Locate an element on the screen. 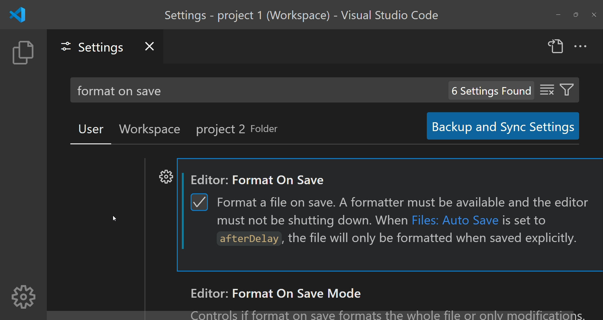 The height and width of the screenshot is (320, 603). explorer is located at coordinates (22, 53).